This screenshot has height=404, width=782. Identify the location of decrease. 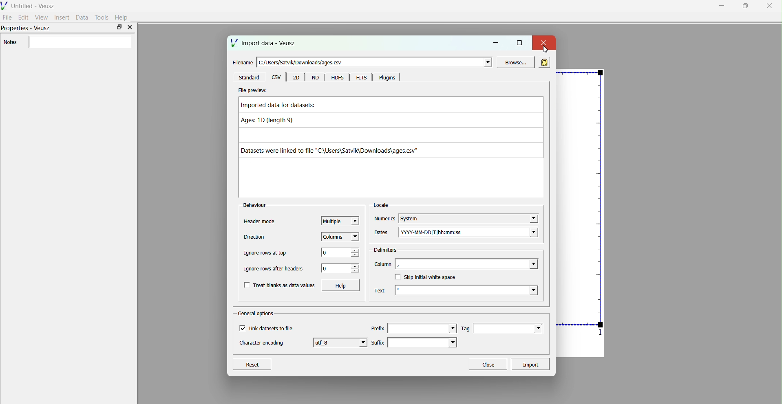
(356, 256).